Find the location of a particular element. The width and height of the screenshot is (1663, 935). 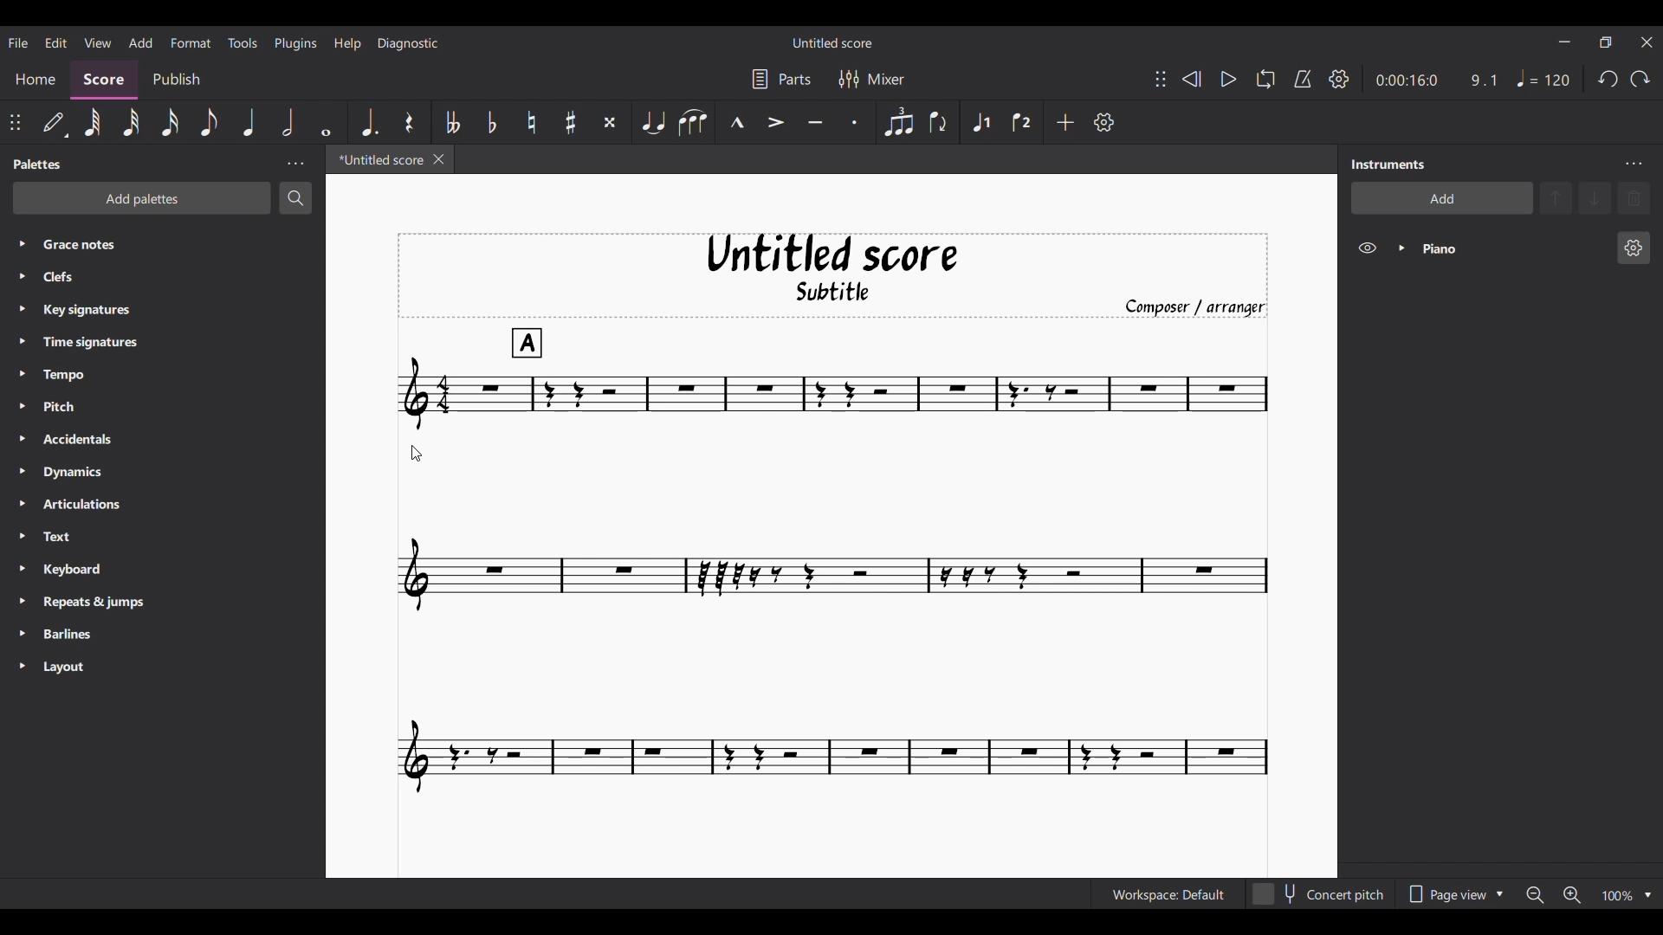

Quarter note is located at coordinates (249, 122).